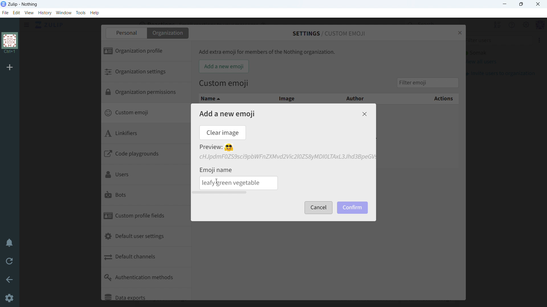 This screenshot has width=547, height=307. I want to click on custom profile fields, so click(146, 216).